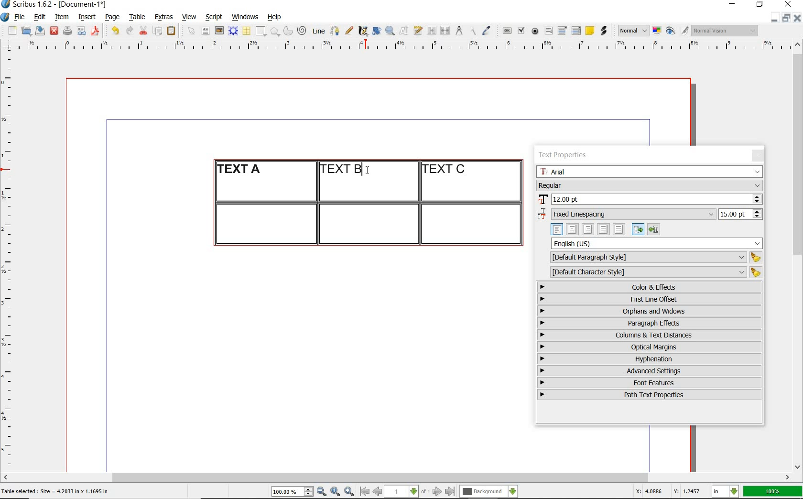  Describe the element at coordinates (322, 492) in the screenshot. I see `zoom out` at that location.